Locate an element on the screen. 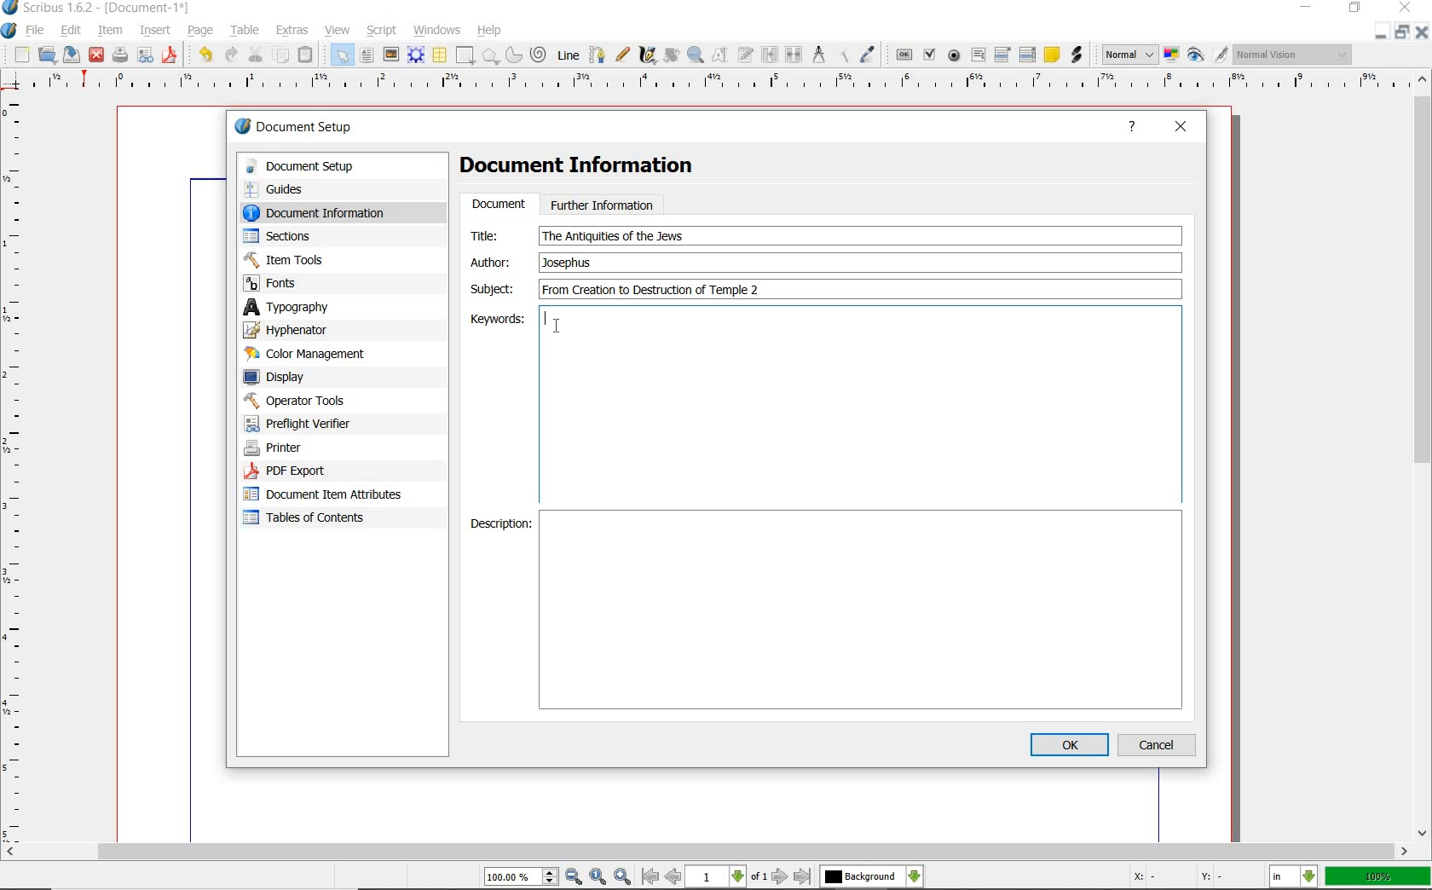  close is located at coordinates (1181, 128).